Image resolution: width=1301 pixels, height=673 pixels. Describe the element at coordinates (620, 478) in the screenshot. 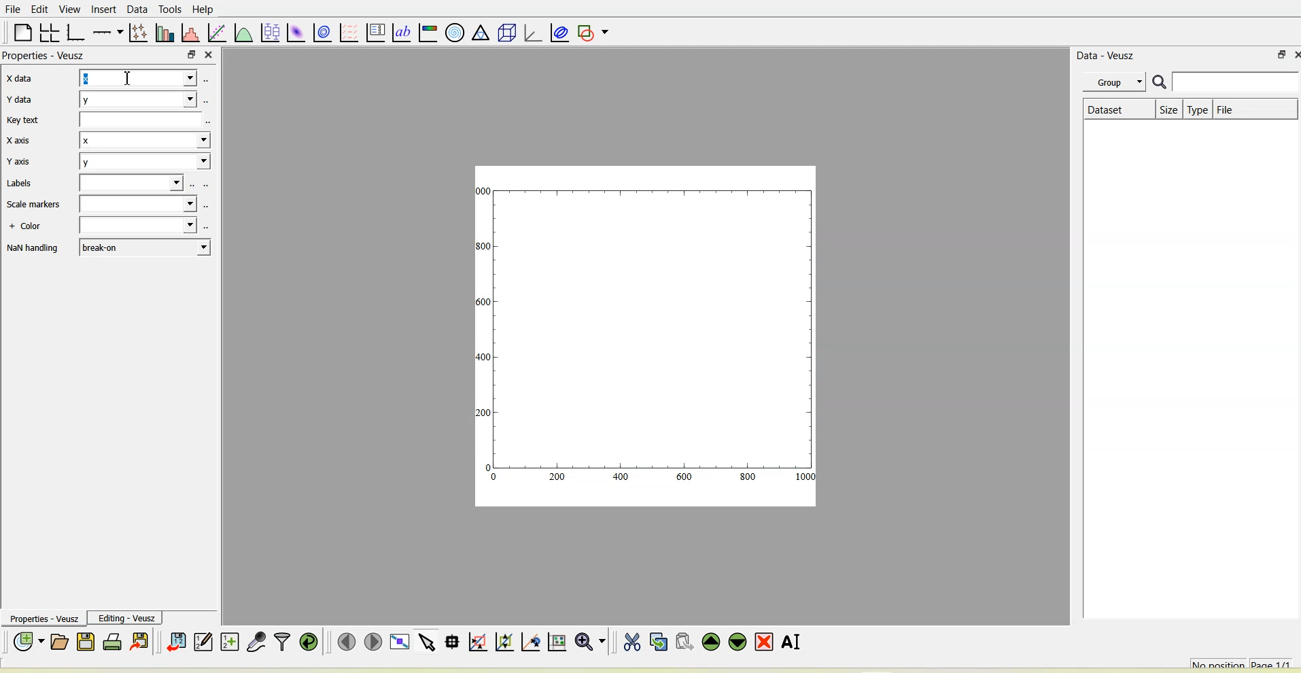

I see `400` at that location.